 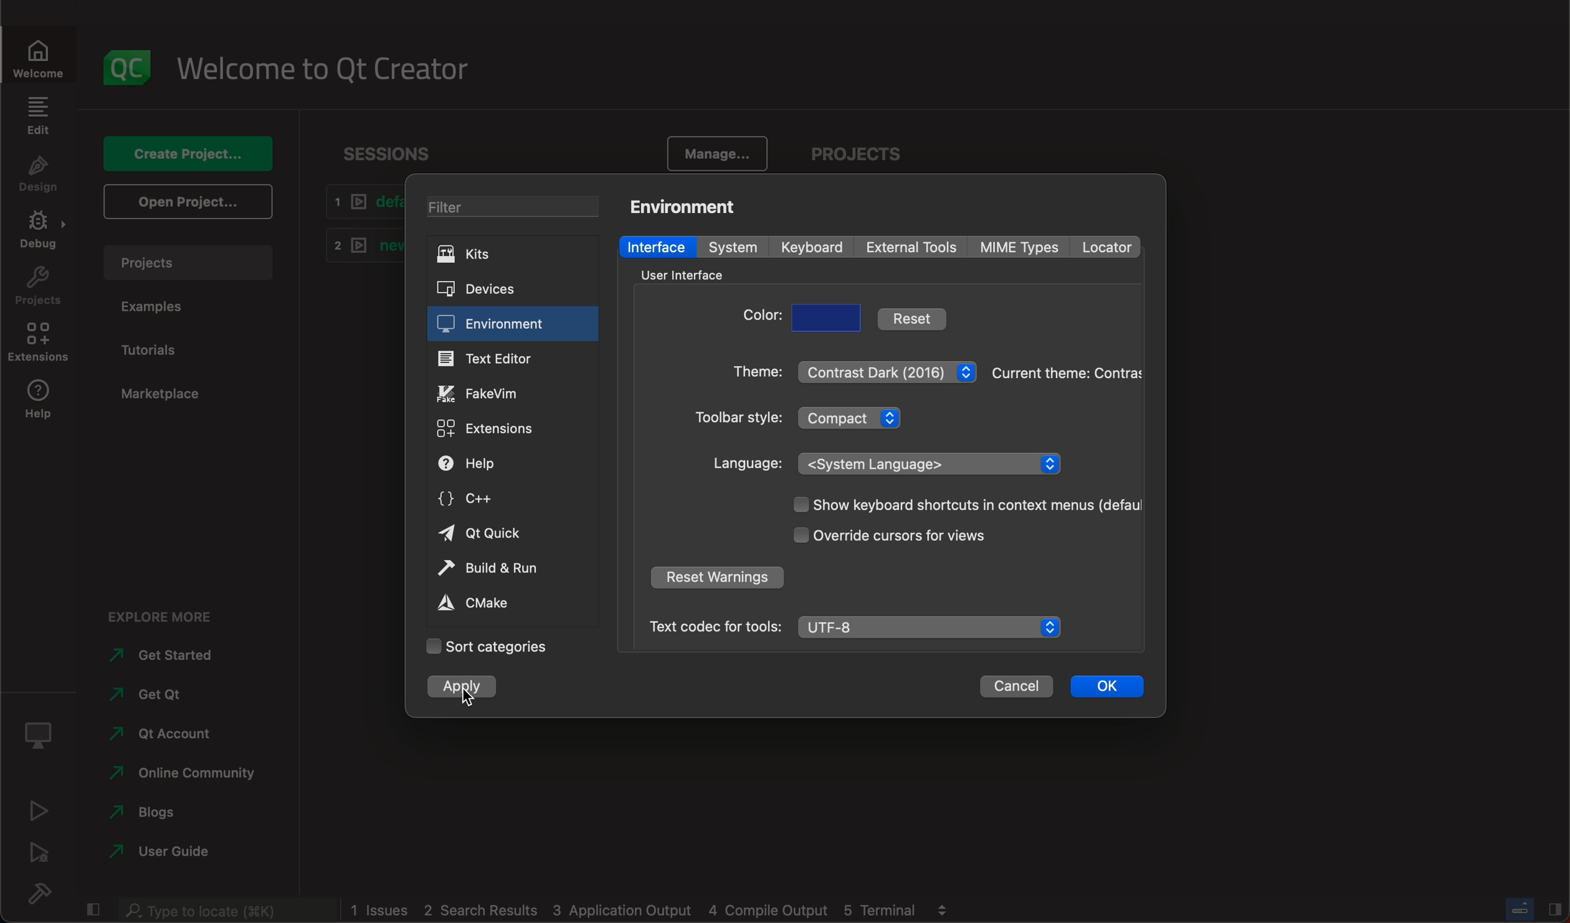 What do you see at coordinates (933, 628) in the screenshot?
I see `UTF-8` at bounding box center [933, 628].